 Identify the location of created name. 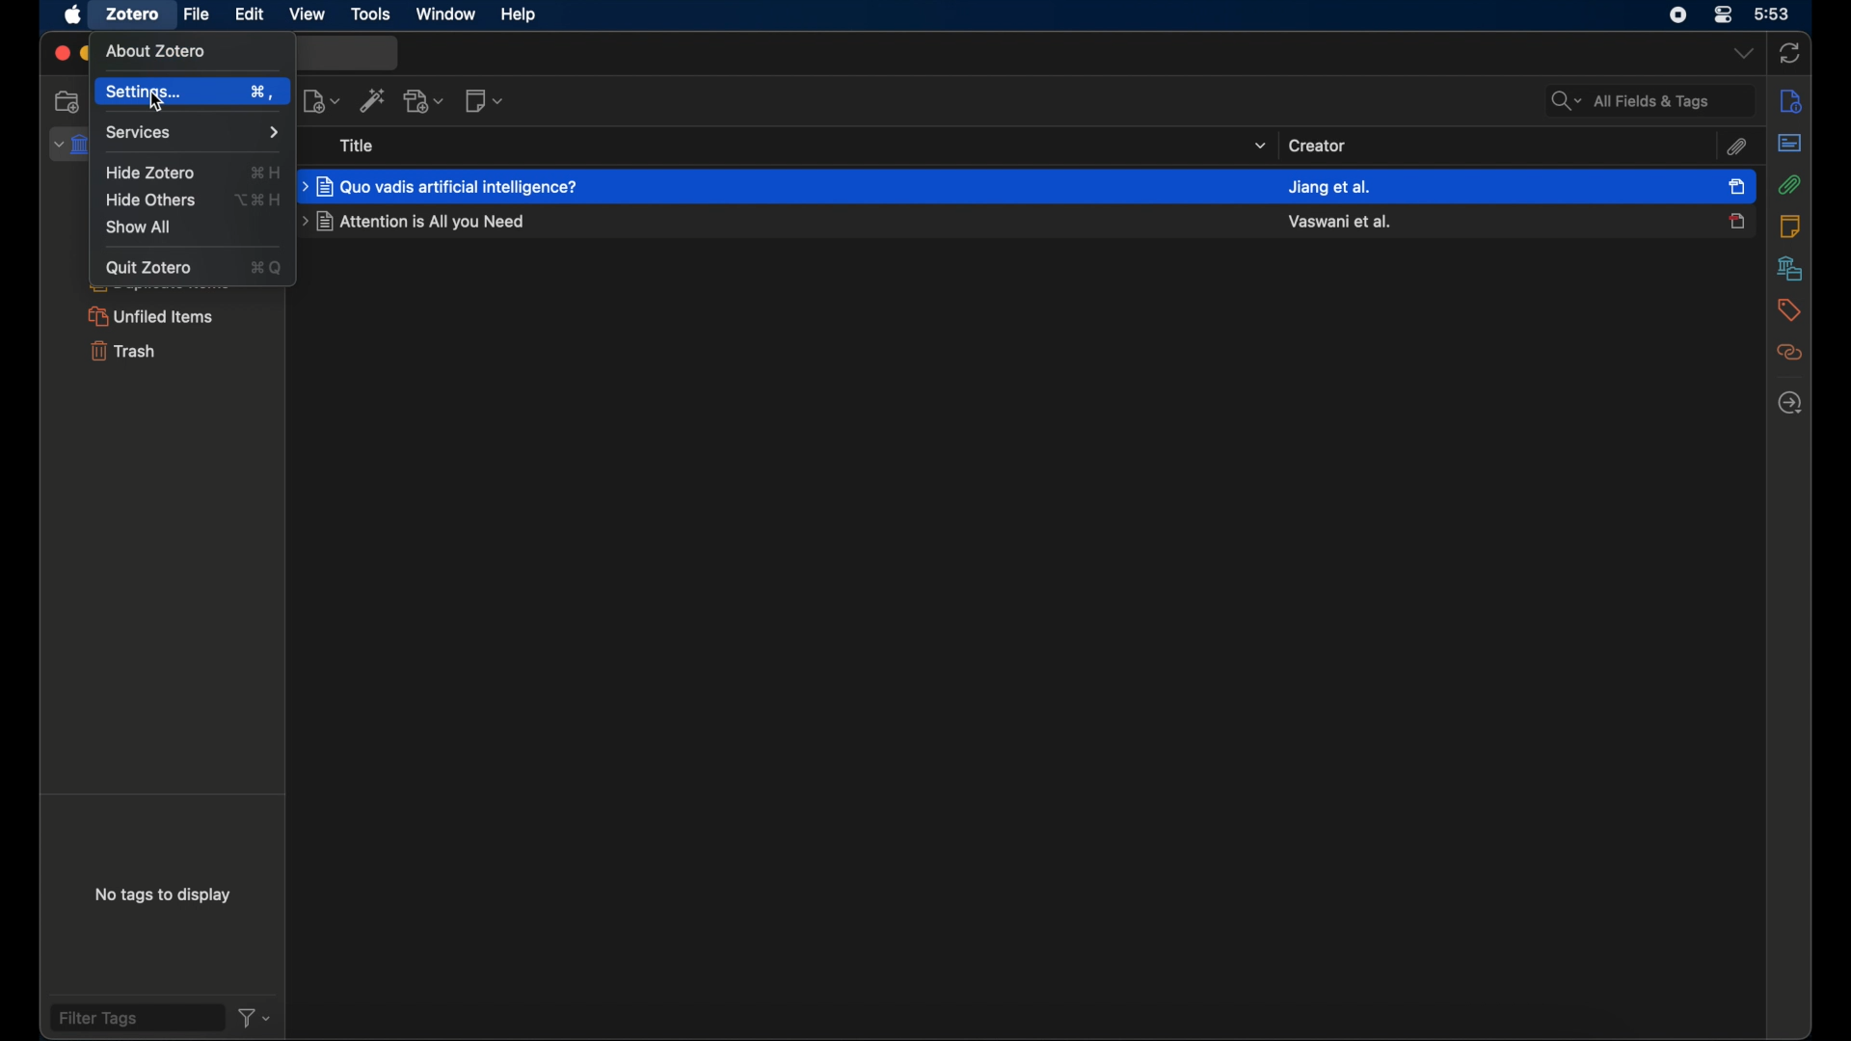
(1329, 185).